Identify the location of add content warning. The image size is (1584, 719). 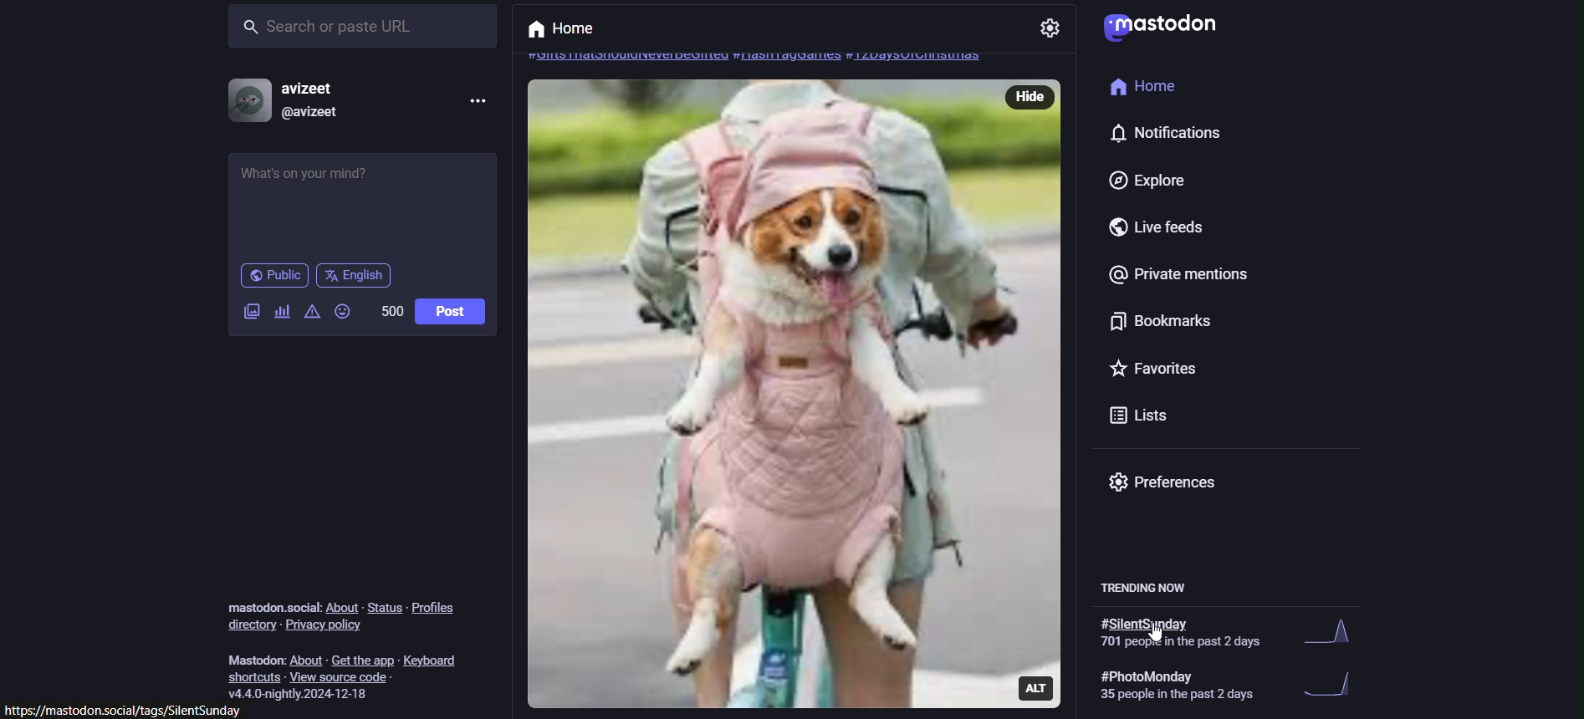
(313, 310).